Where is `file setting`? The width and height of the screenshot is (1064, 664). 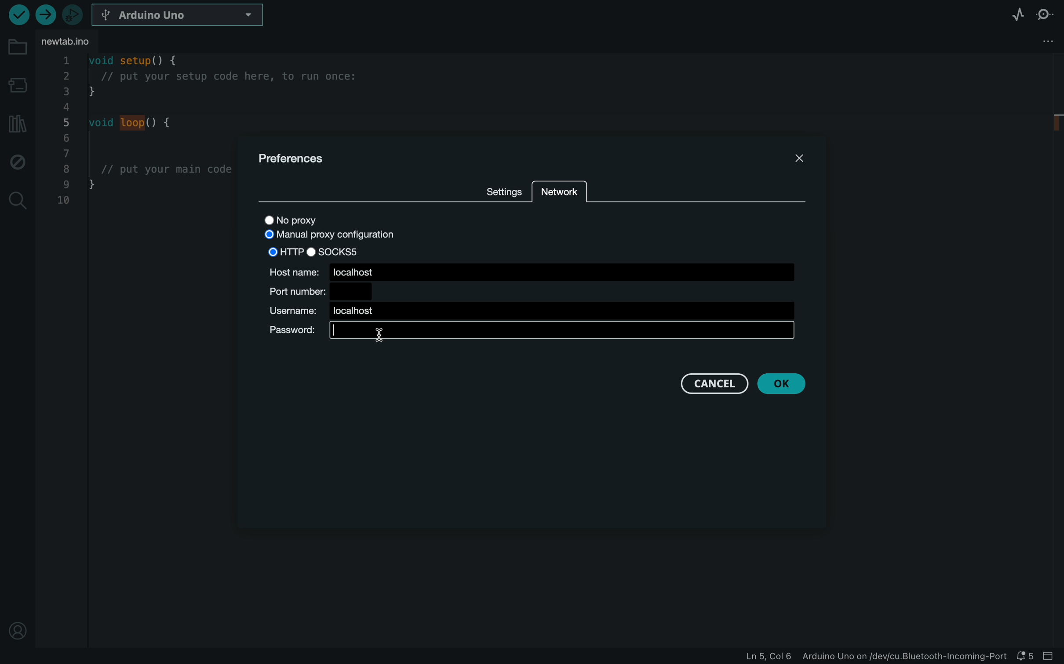
file setting is located at coordinates (1030, 42).